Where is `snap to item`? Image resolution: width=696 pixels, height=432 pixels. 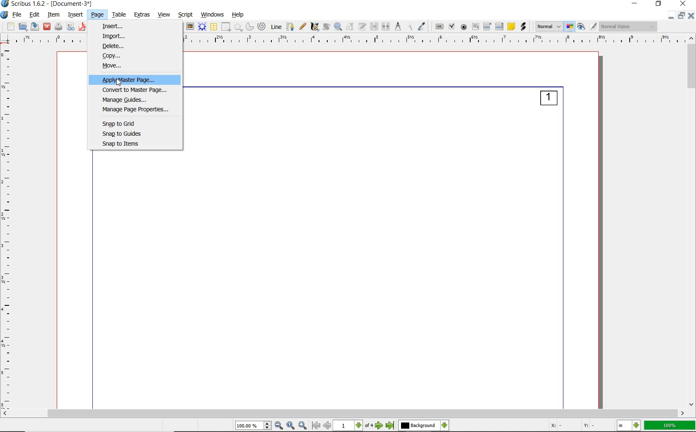 snap to item is located at coordinates (128, 144).